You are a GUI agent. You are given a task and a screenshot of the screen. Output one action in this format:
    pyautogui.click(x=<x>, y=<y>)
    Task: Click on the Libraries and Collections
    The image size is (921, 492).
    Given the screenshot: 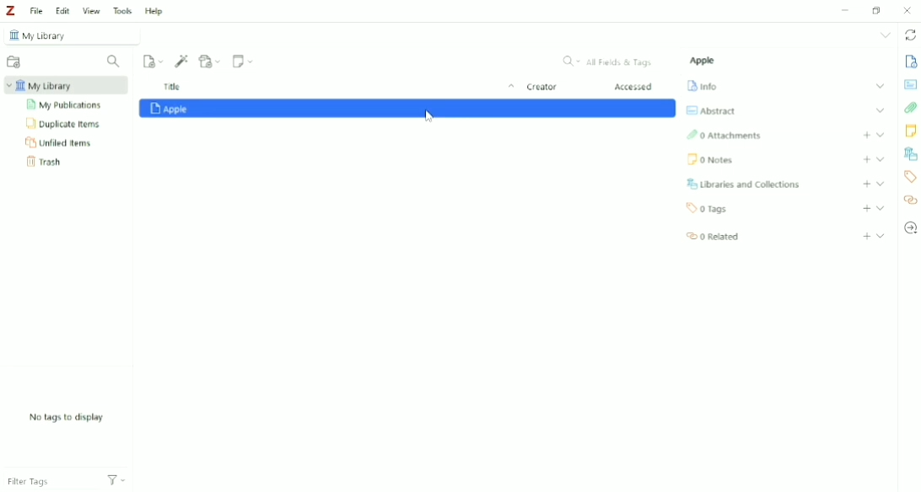 What is the action you would take?
    pyautogui.click(x=746, y=184)
    